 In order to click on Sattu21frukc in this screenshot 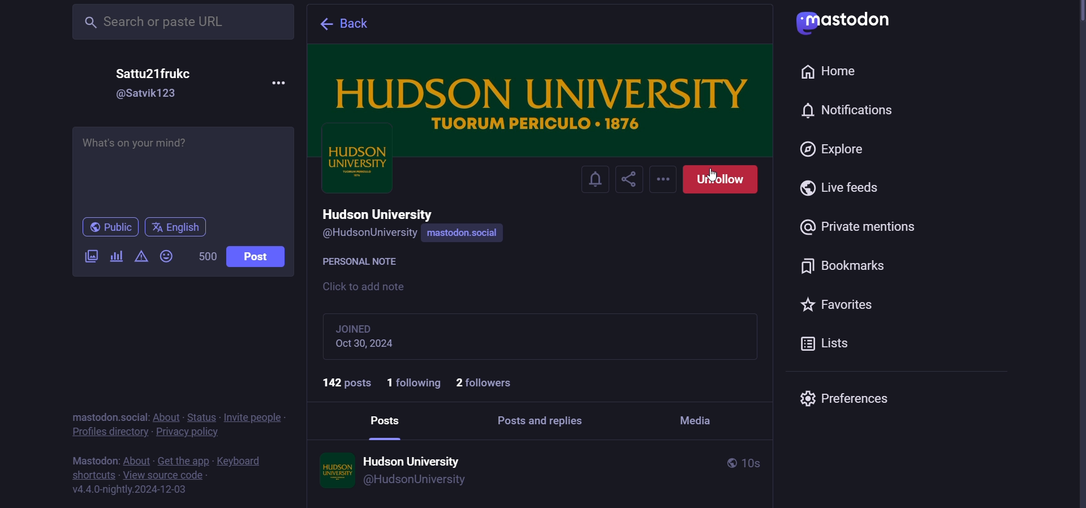, I will do `click(166, 73)`.